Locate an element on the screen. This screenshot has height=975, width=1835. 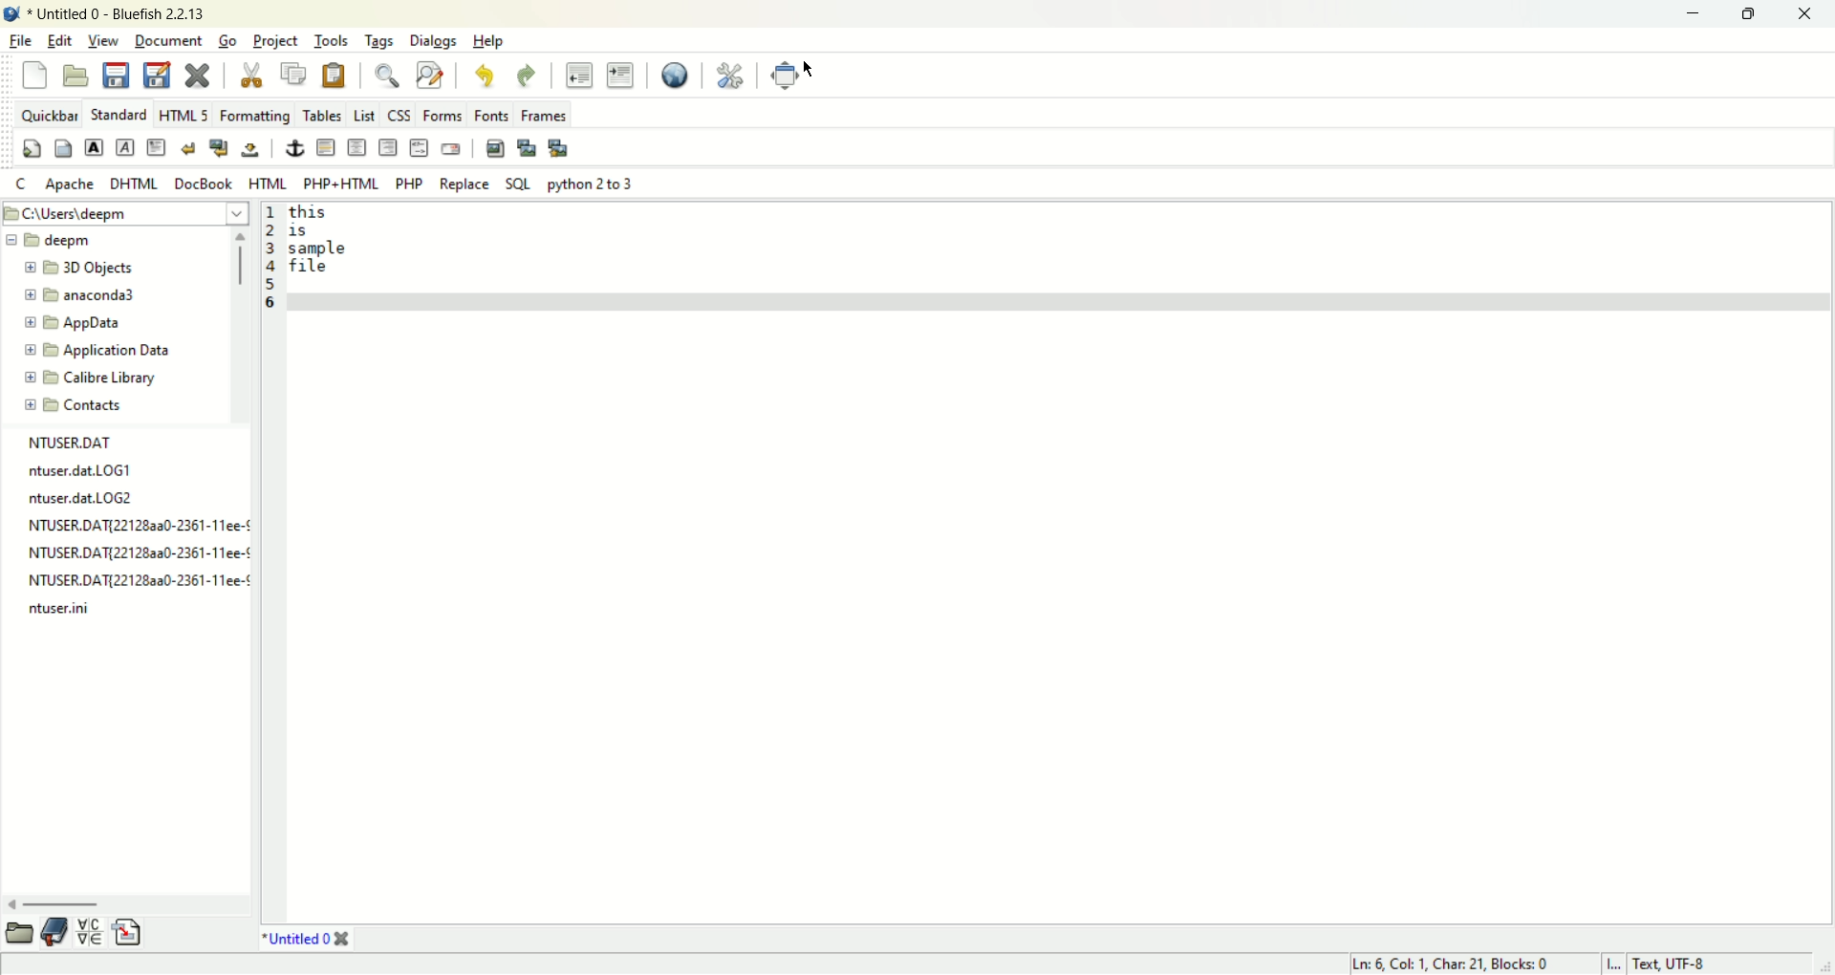
HTML comment is located at coordinates (419, 148).